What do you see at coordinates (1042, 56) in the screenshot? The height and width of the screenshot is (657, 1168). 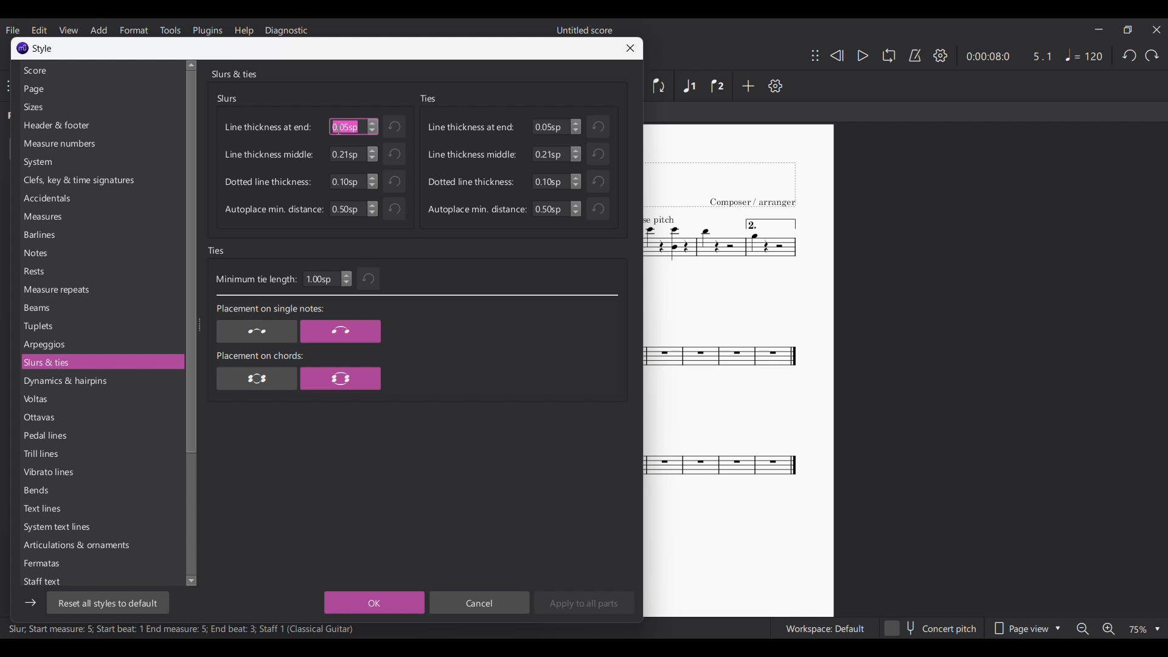 I see `Current ratio` at bounding box center [1042, 56].